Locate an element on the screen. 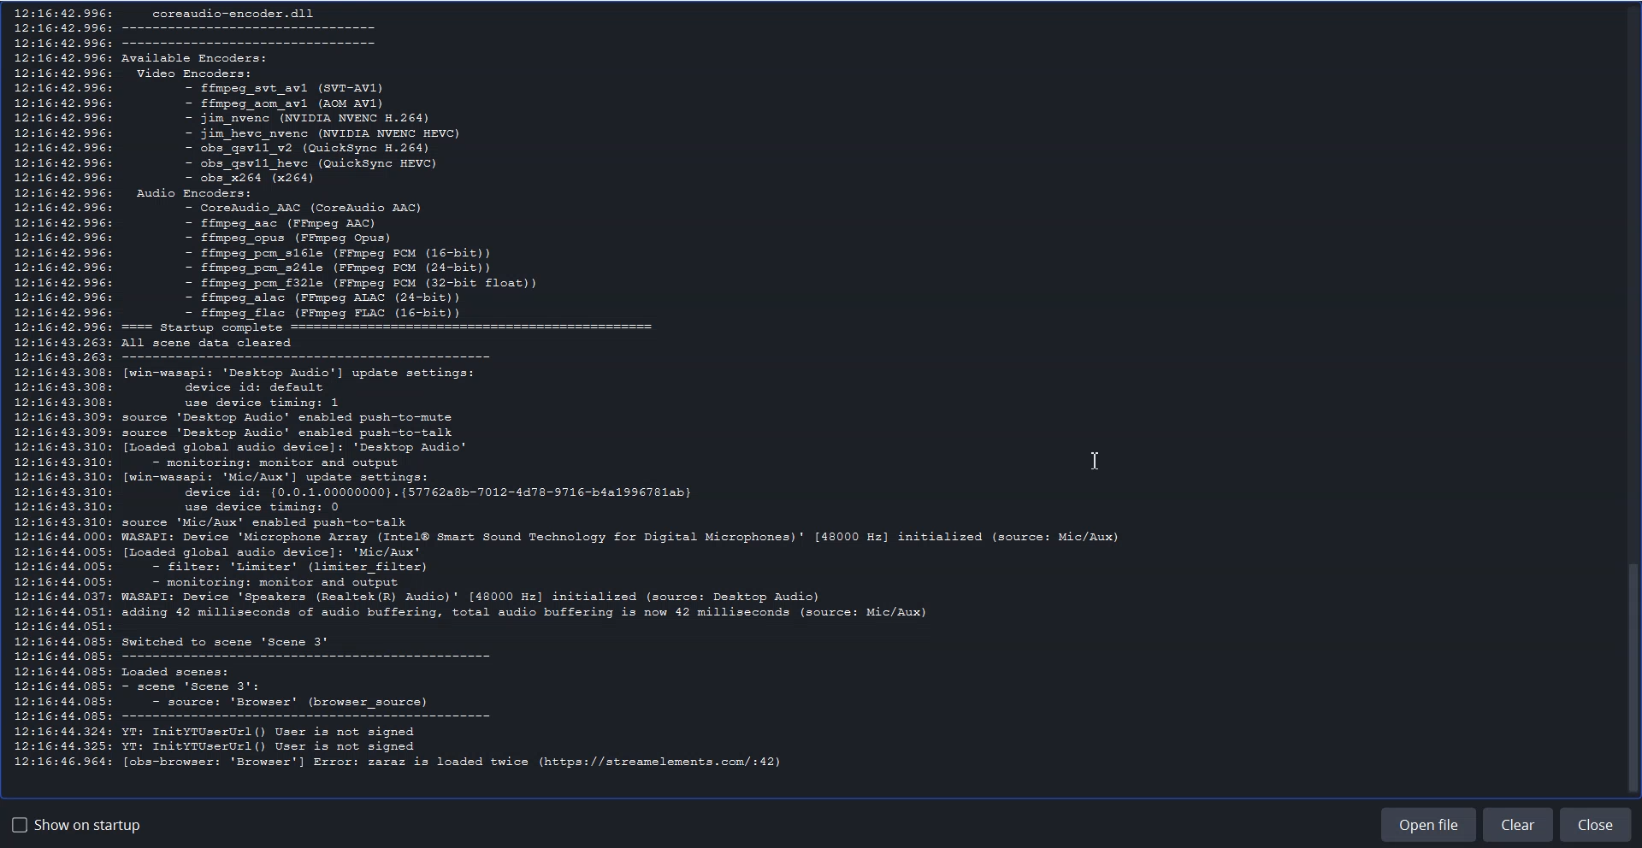 The image size is (1642, 848). Clear is located at coordinates (1517, 823).